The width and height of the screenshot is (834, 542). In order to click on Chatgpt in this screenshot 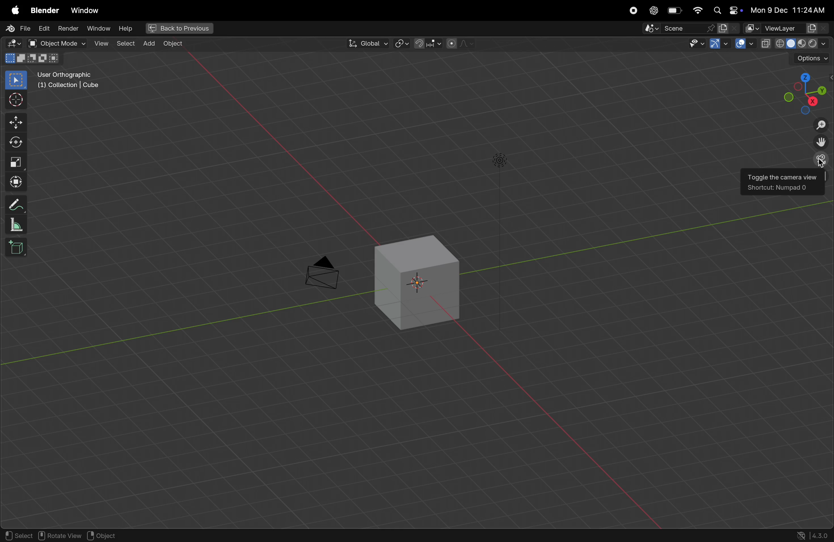, I will do `click(654, 11)`.